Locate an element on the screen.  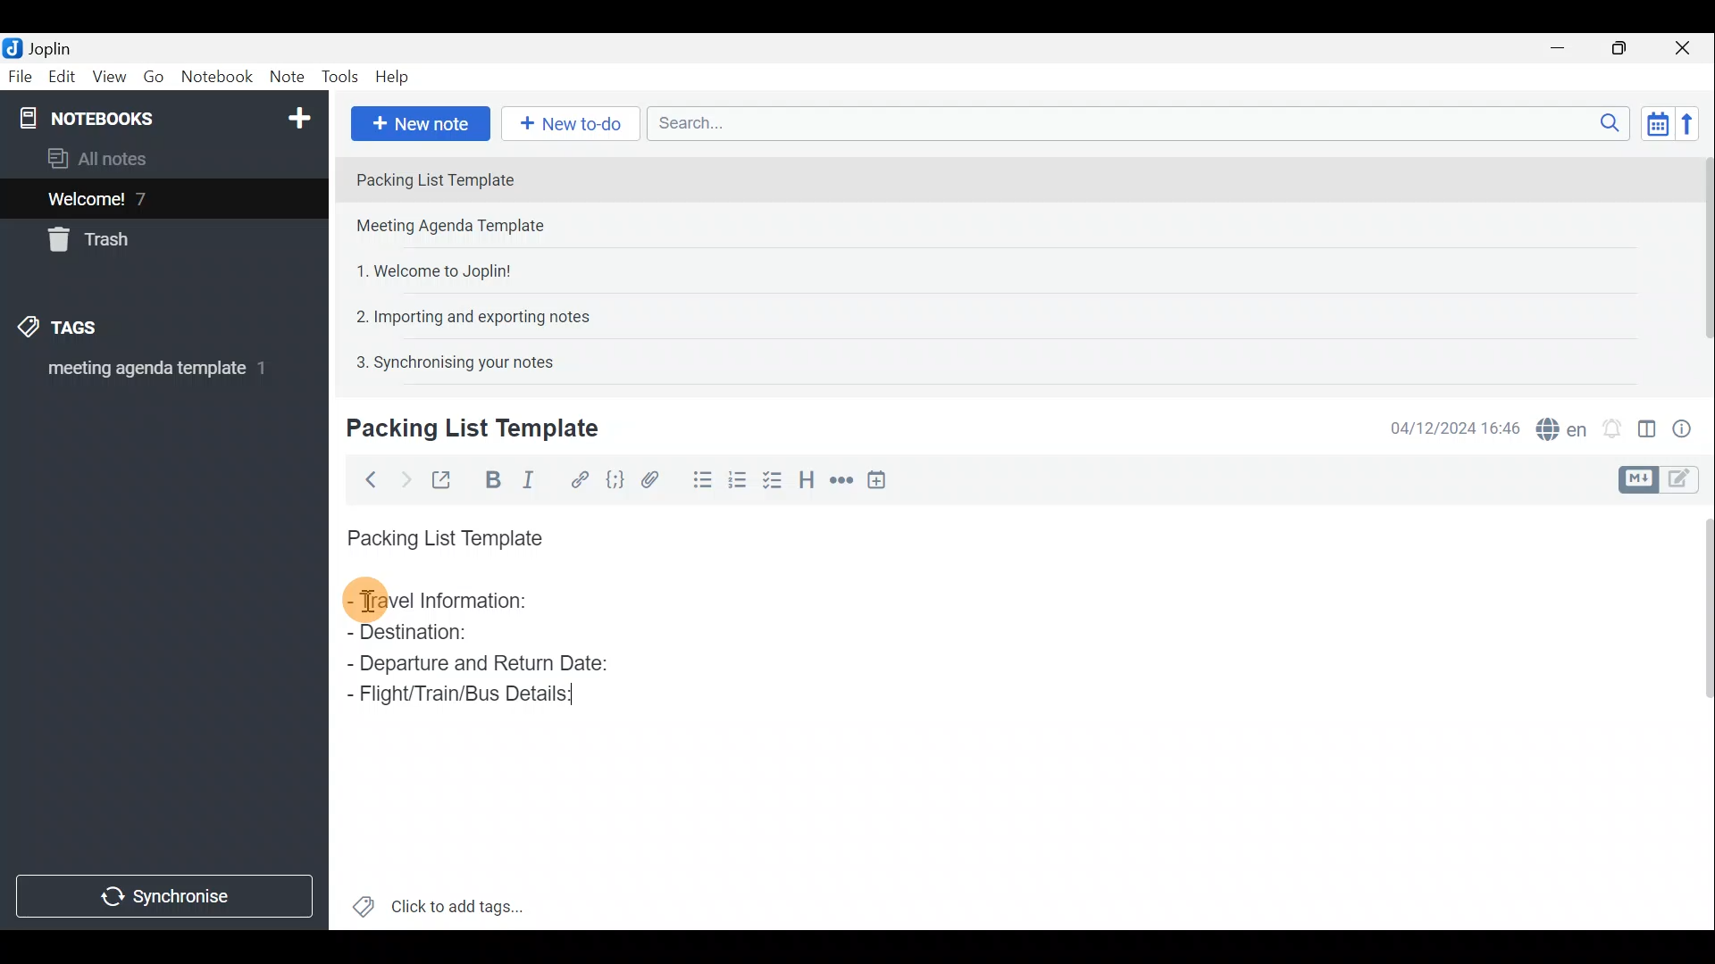
Scroll bar is located at coordinates (1698, 261).